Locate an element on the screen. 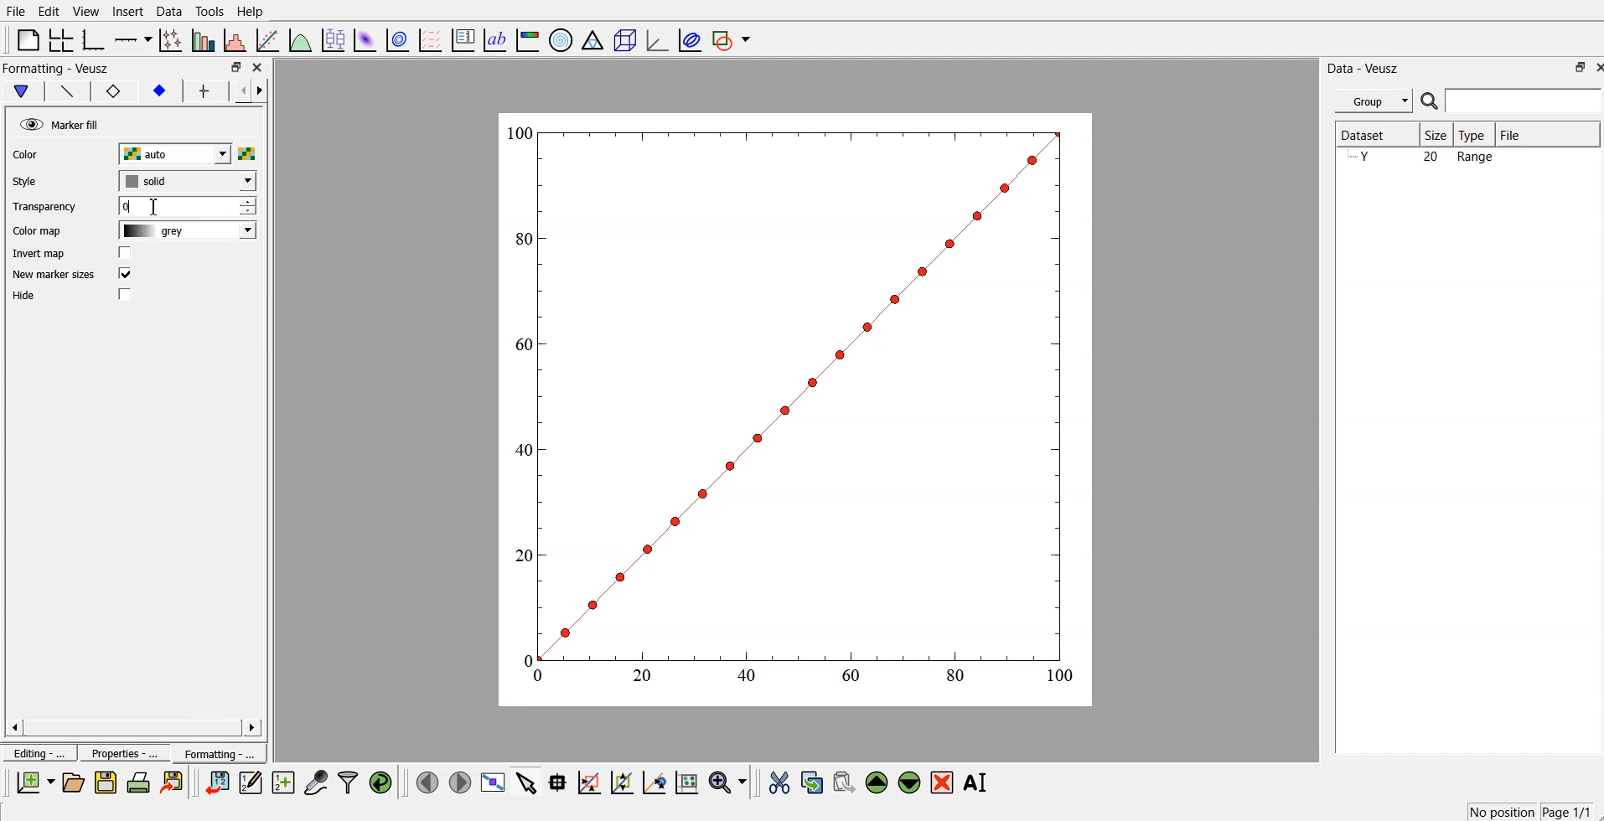 The image size is (1604, 821). copy is located at coordinates (814, 779).